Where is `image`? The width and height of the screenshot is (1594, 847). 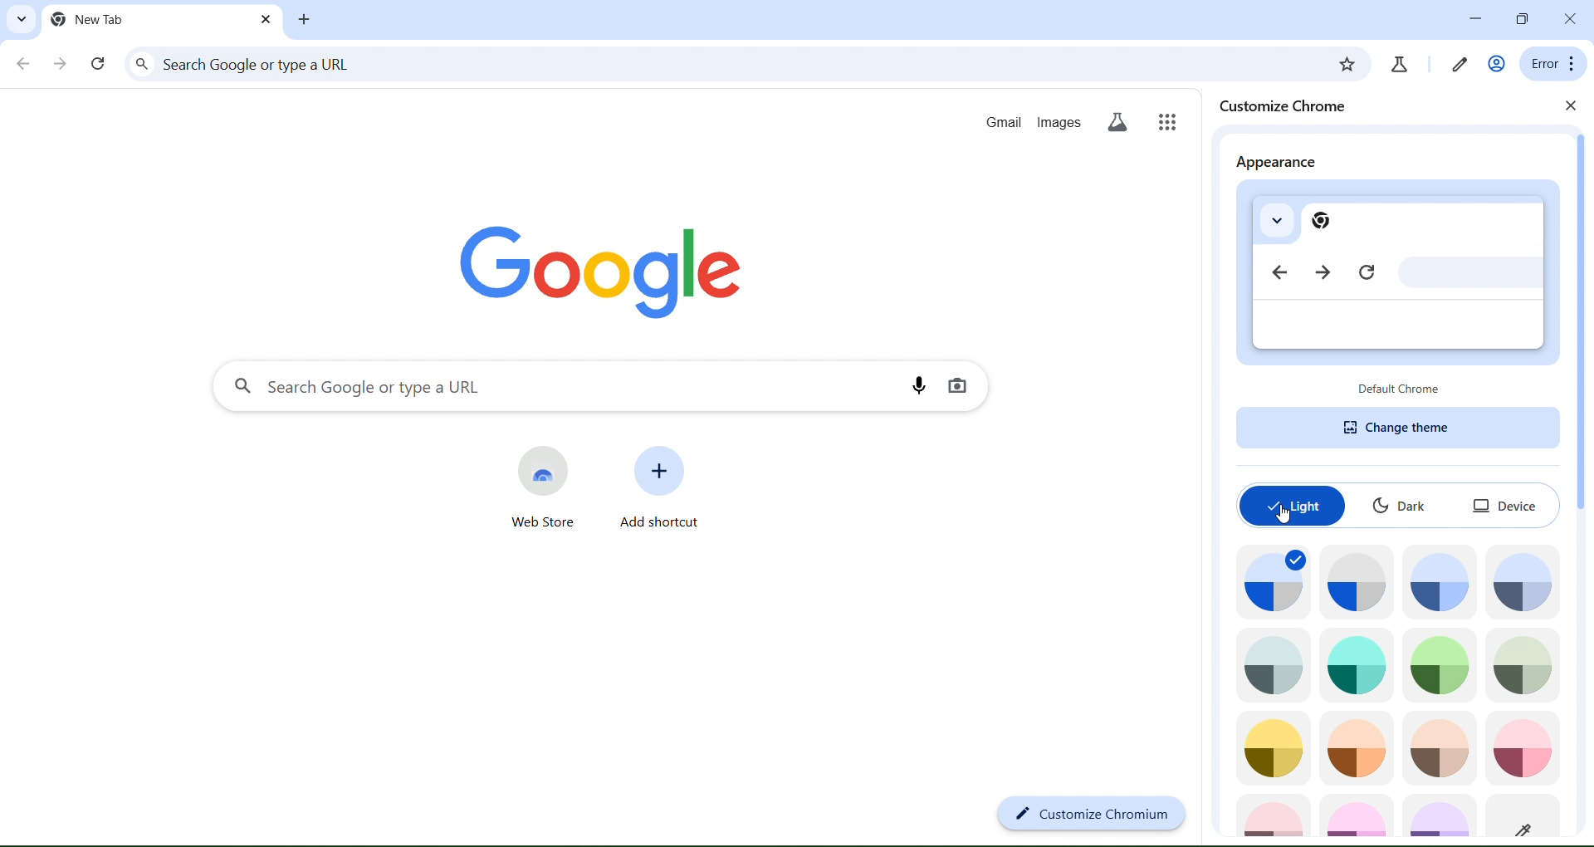
image is located at coordinates (1357, 815).